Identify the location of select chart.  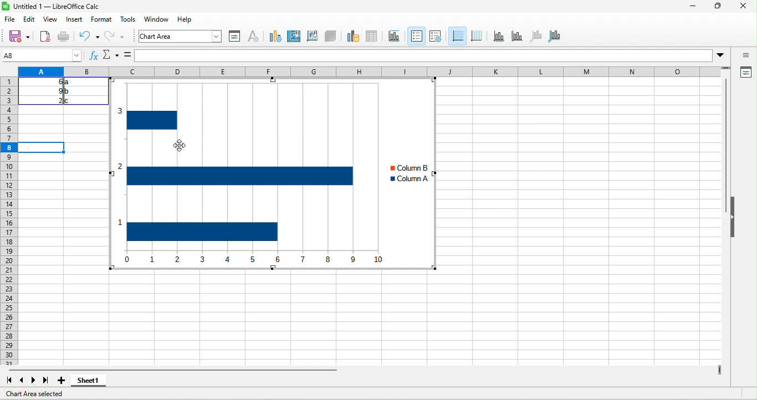
(275, 37).